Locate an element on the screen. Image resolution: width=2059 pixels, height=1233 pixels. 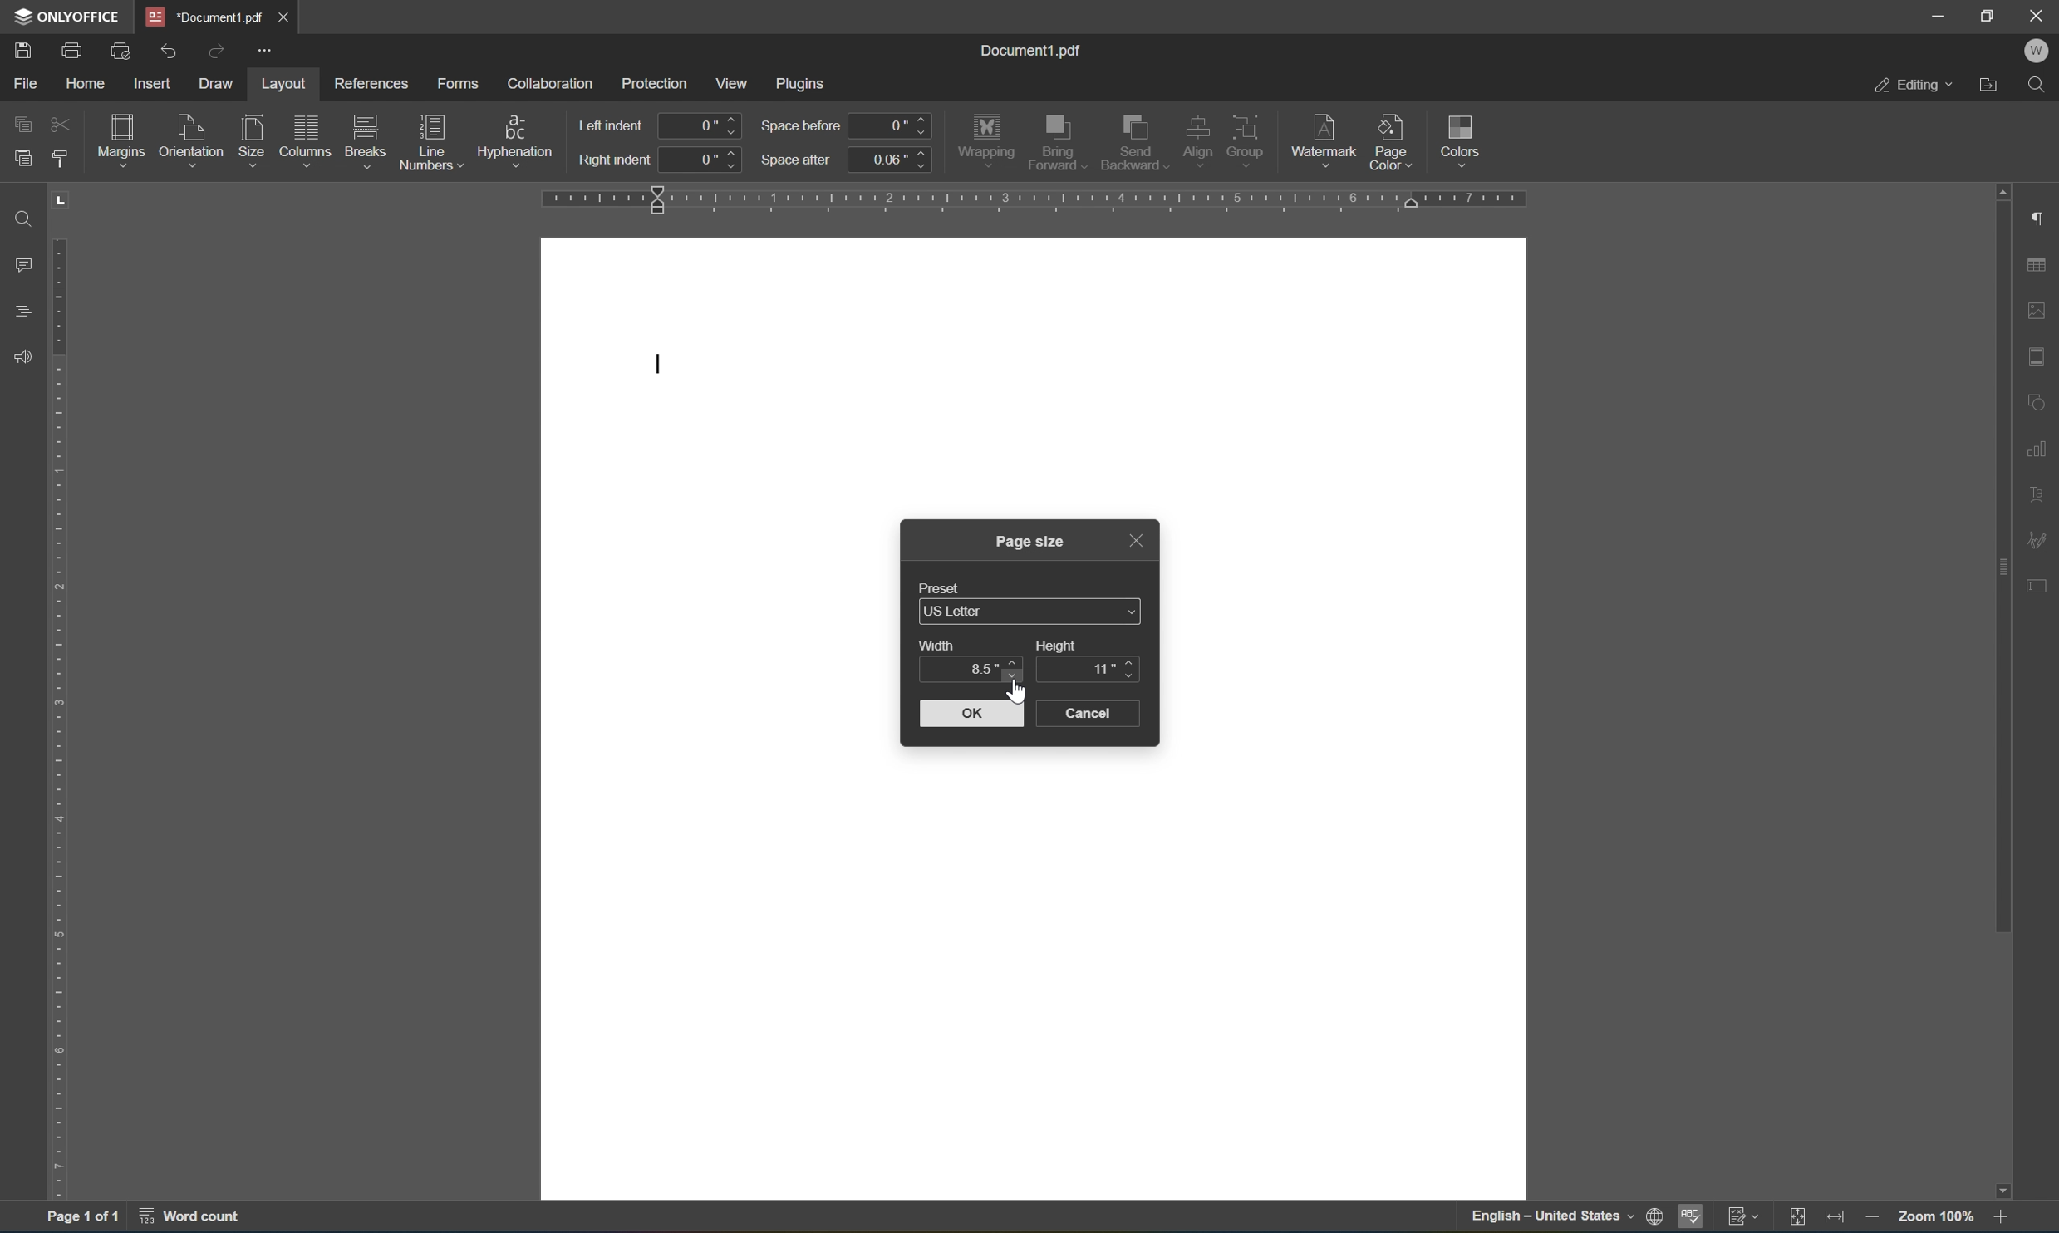
customize quick access toolbar is located at coordinates (268, 53).